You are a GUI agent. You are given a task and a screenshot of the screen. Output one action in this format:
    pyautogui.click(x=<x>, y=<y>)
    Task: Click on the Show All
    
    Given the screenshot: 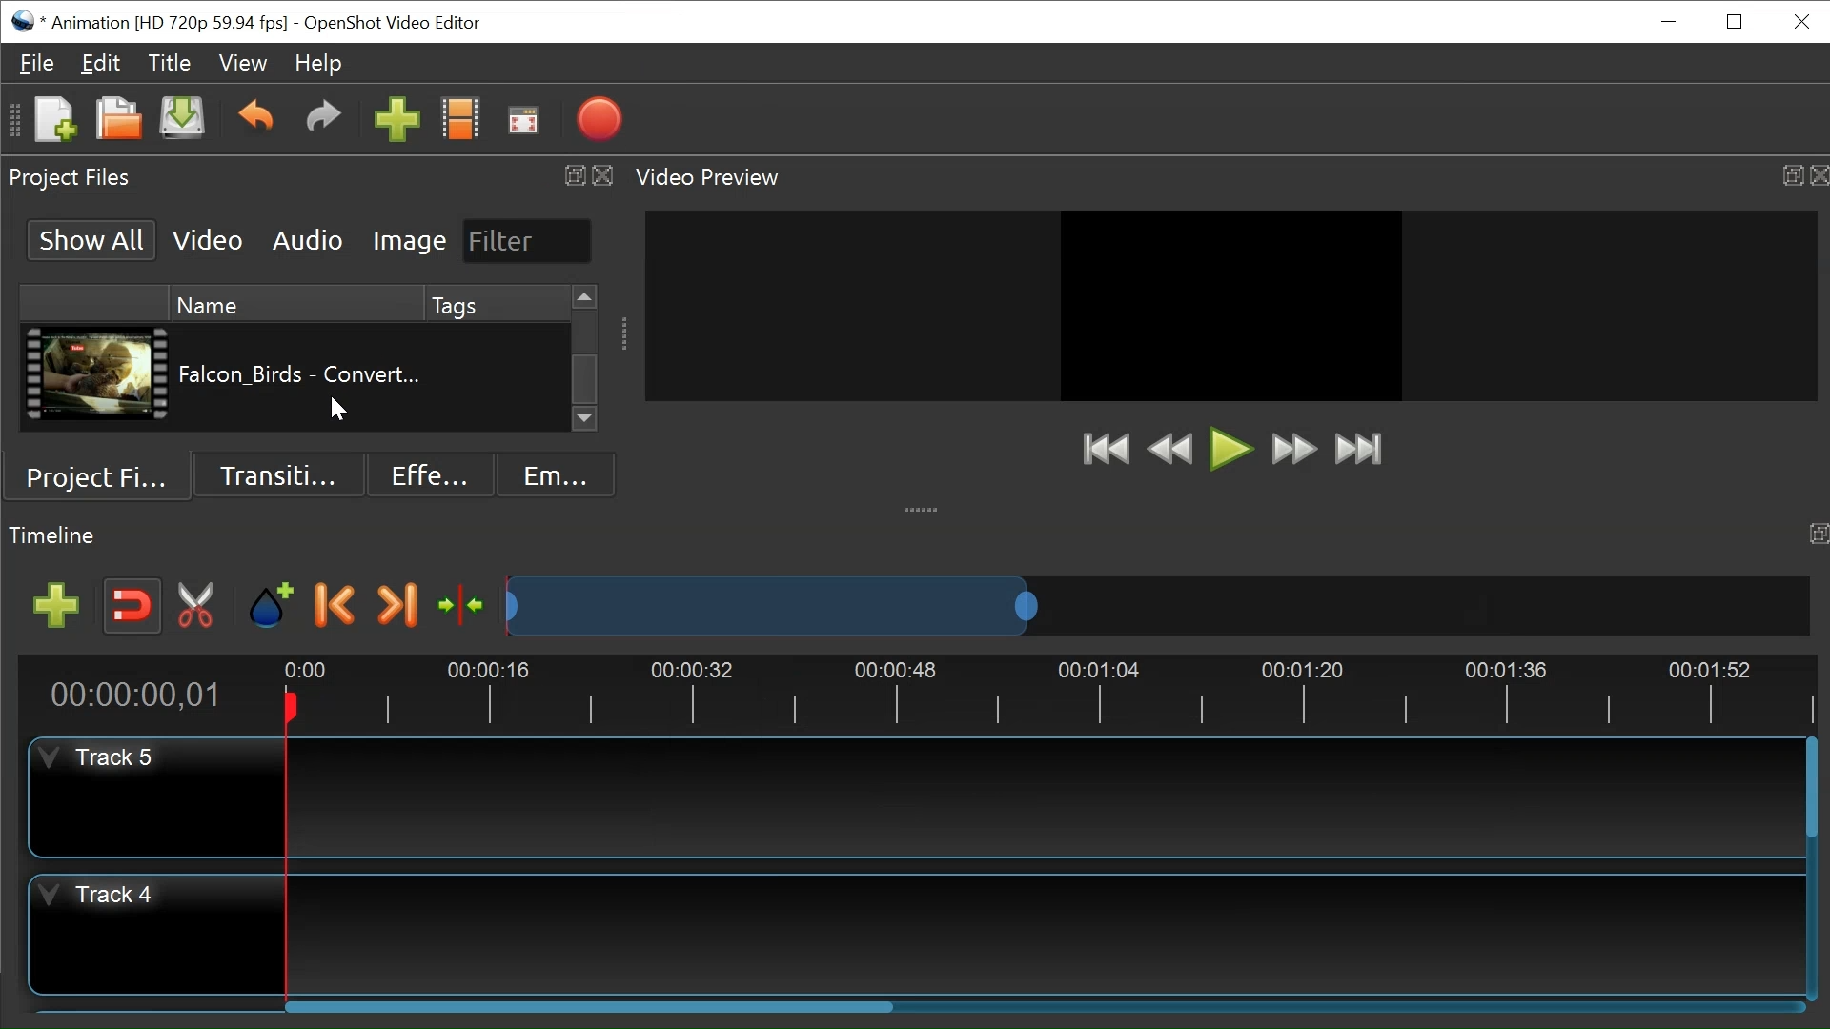 What is the action you would take?
    pyautogui.click(x=93, y=239)
    